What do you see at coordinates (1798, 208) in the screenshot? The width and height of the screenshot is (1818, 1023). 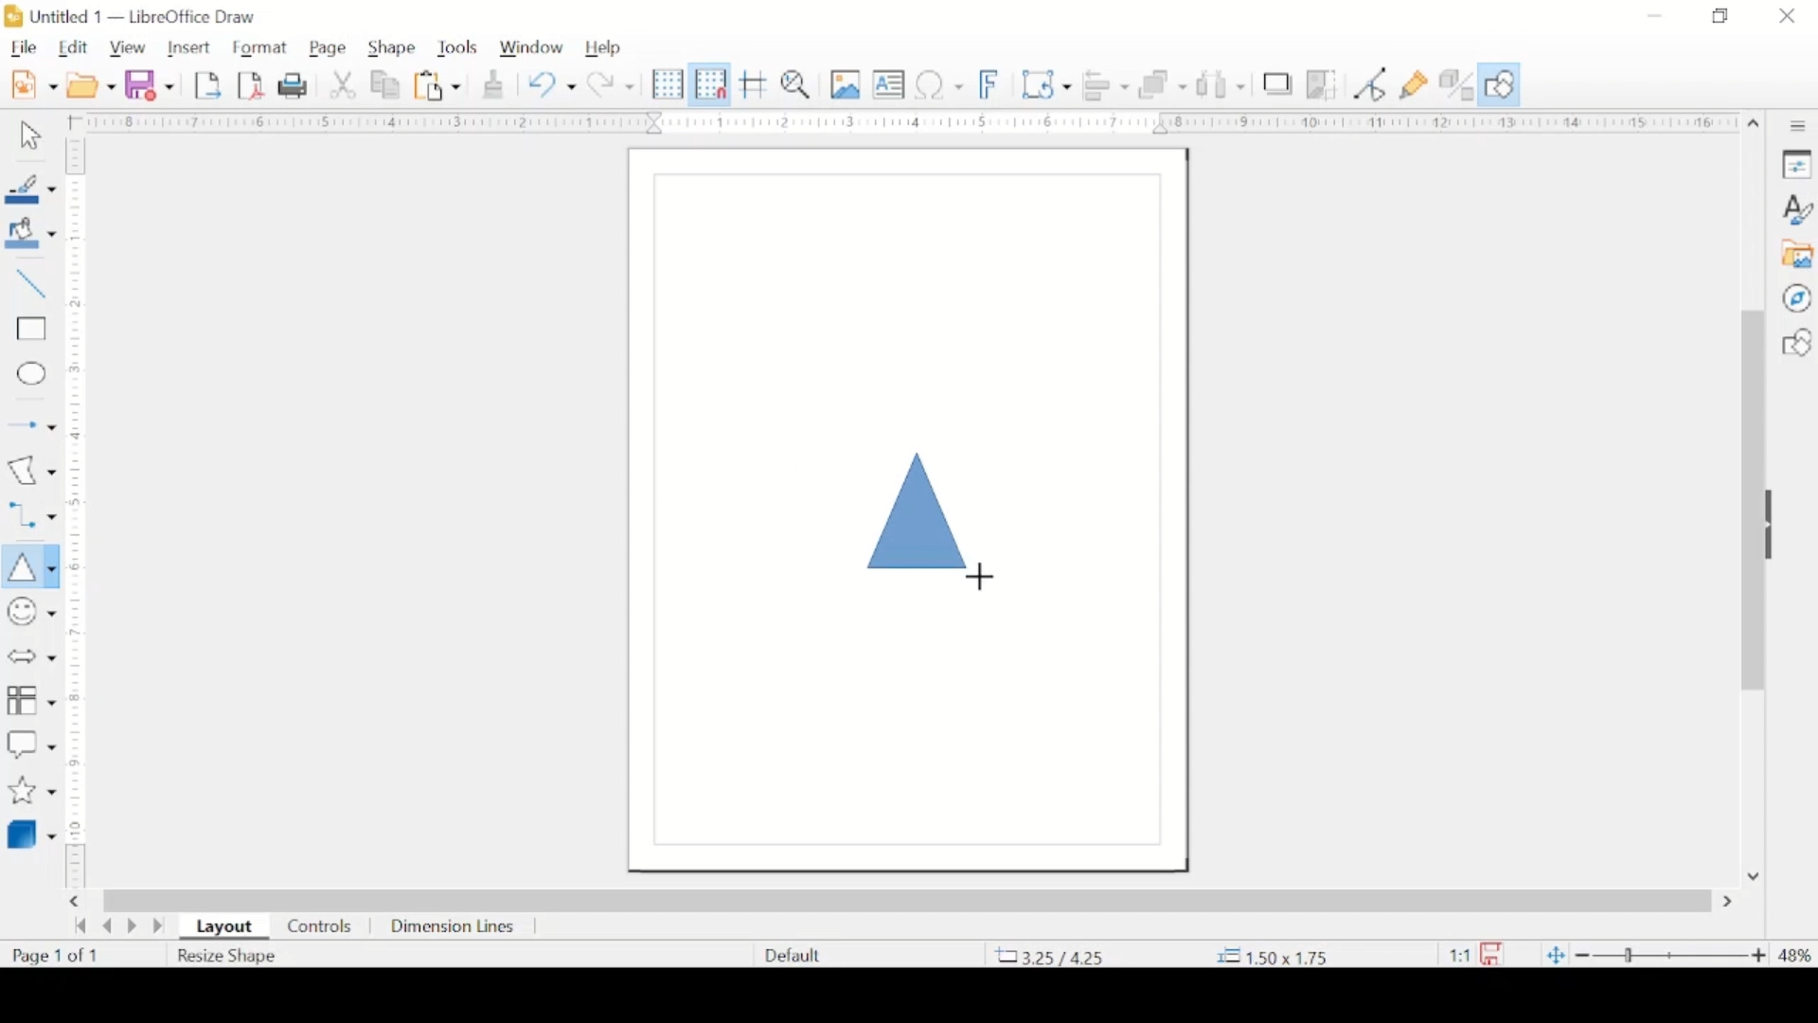 I see `styles` at bounding box center [1798, 208].